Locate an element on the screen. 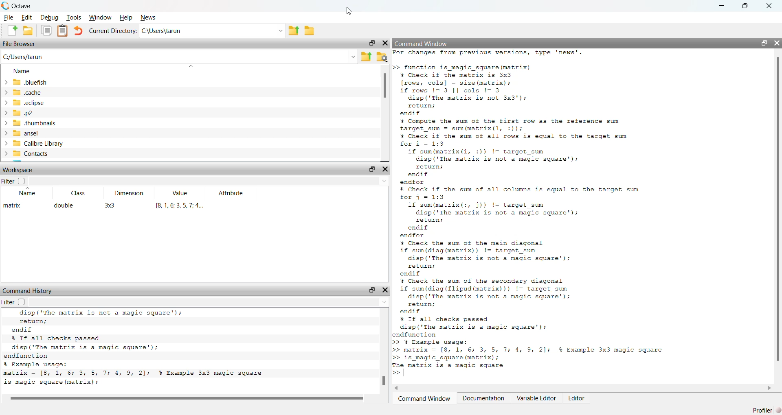 This screenshot has height=415, width=782. matrix is located at coordinates (11, 206).